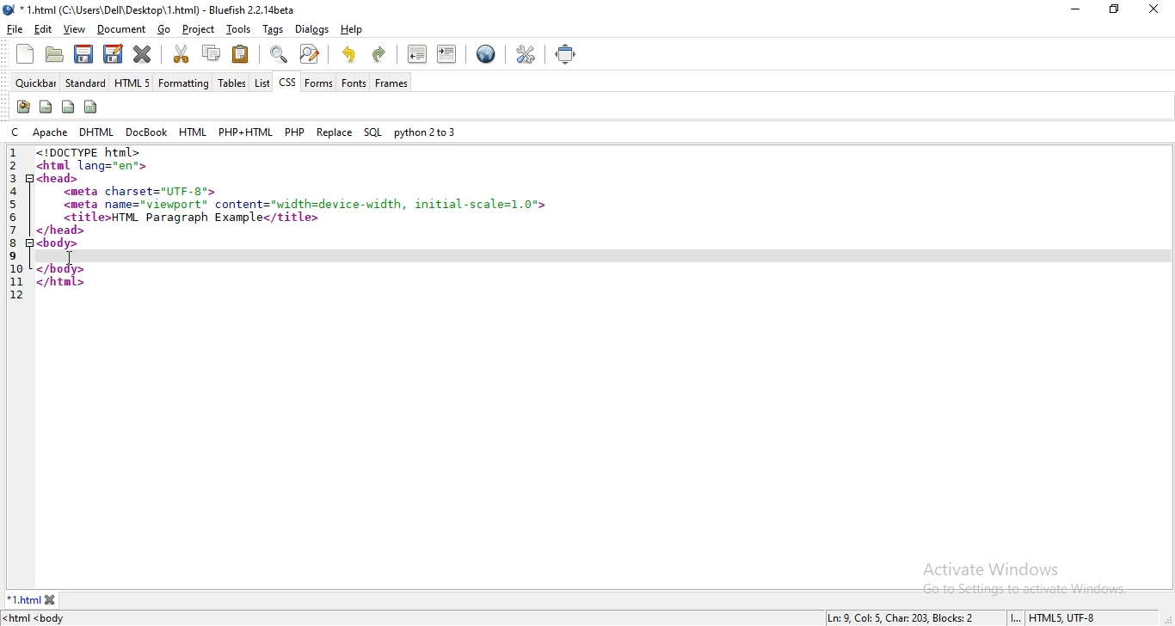 The image size is (1175, 626). What do you see at coordinates (36, 618) in the screenshot?
I see `<html <body` at bounding box center [36, 618].